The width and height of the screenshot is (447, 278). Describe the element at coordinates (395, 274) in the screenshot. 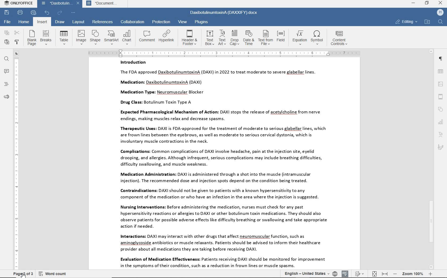

I see `zoom out` at that location.